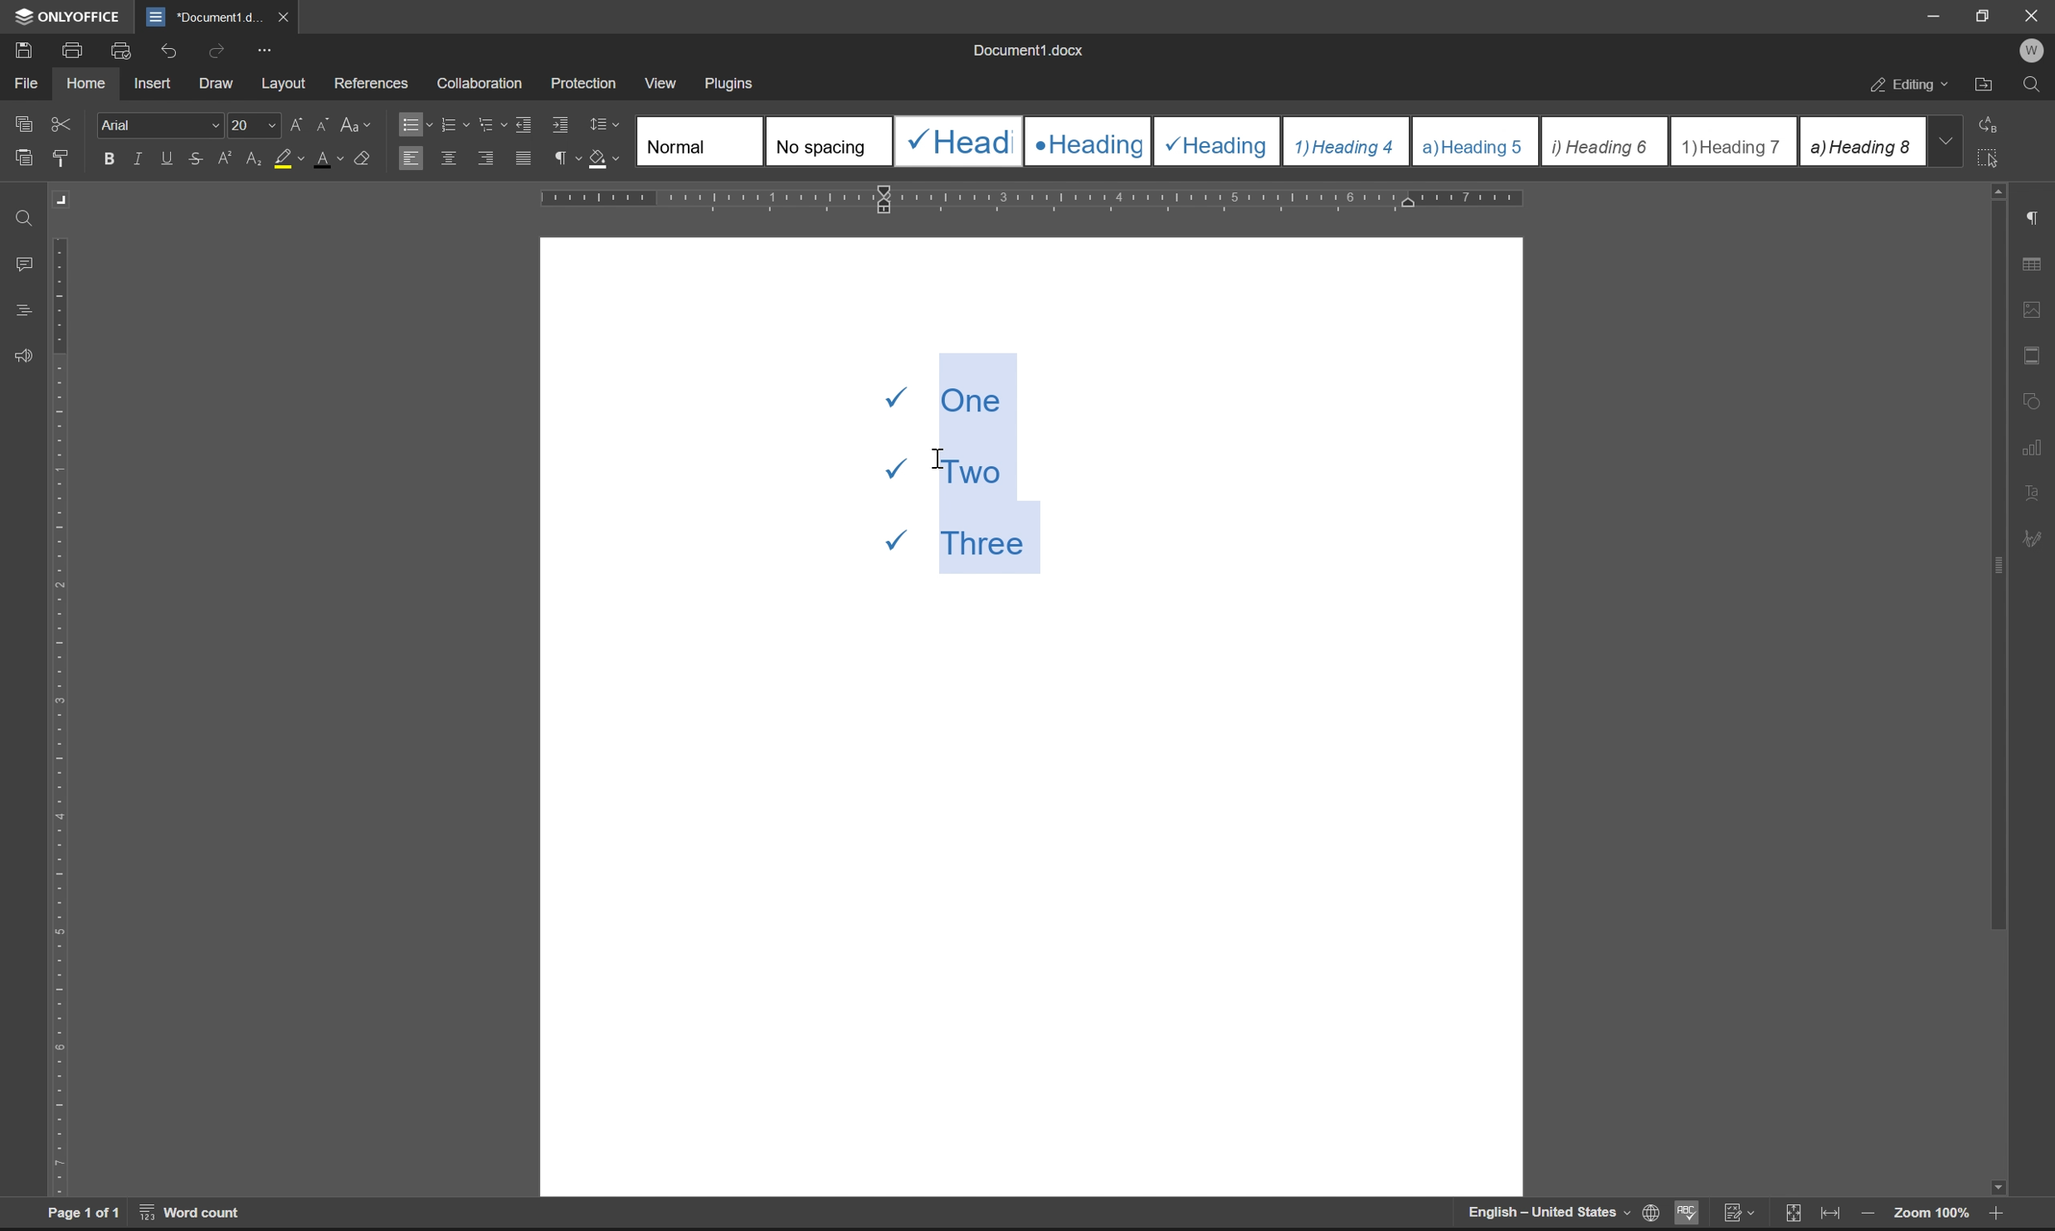 The image size is (2055, 1231). I want to click on spell checking, so click(1685, 1212).